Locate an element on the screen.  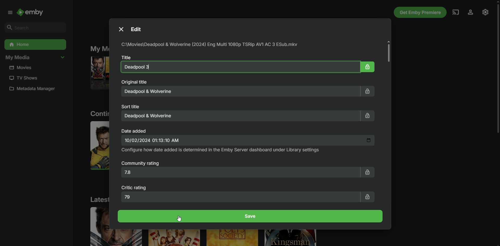
Home is located at coordinates (35, 45).